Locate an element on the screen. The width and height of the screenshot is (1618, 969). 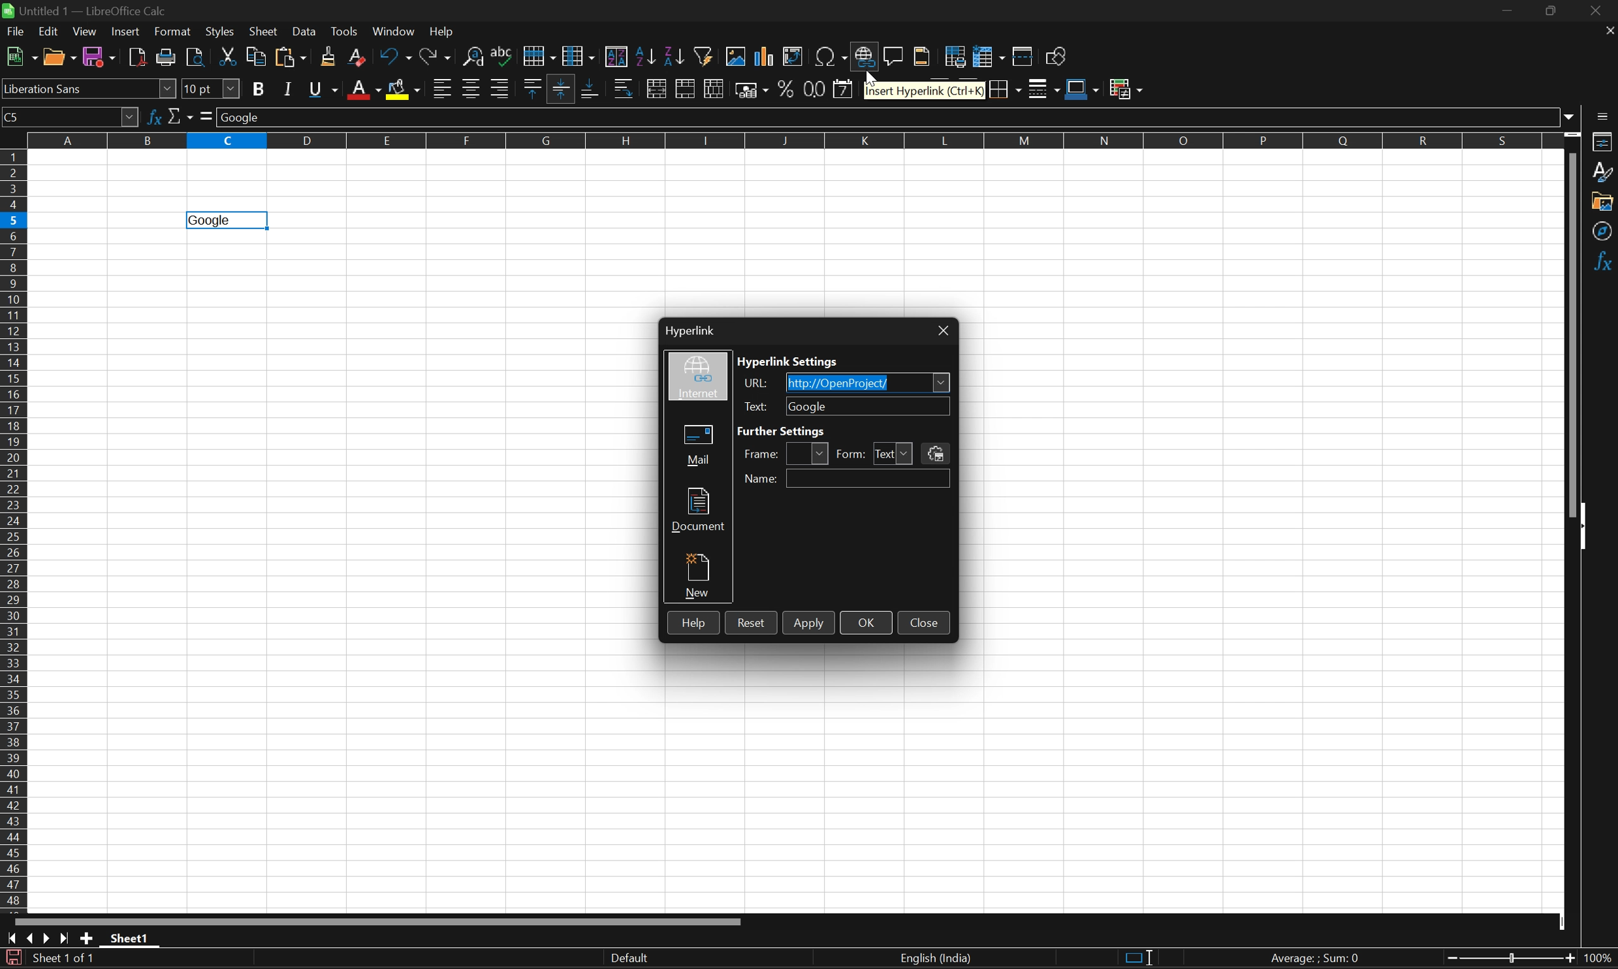
Name box is located at coordinates (69, 118).